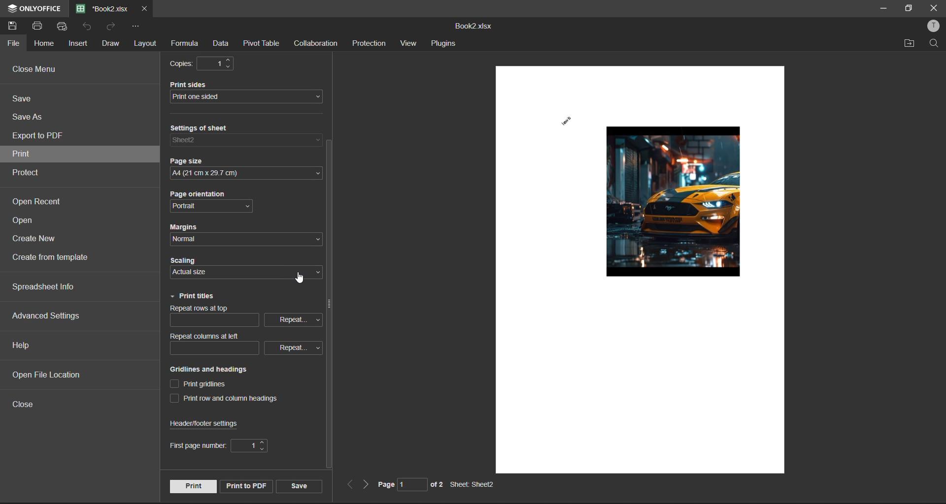 The height and width of the screenshot is (504, 946). I want to click on margins, so click(188, 227).